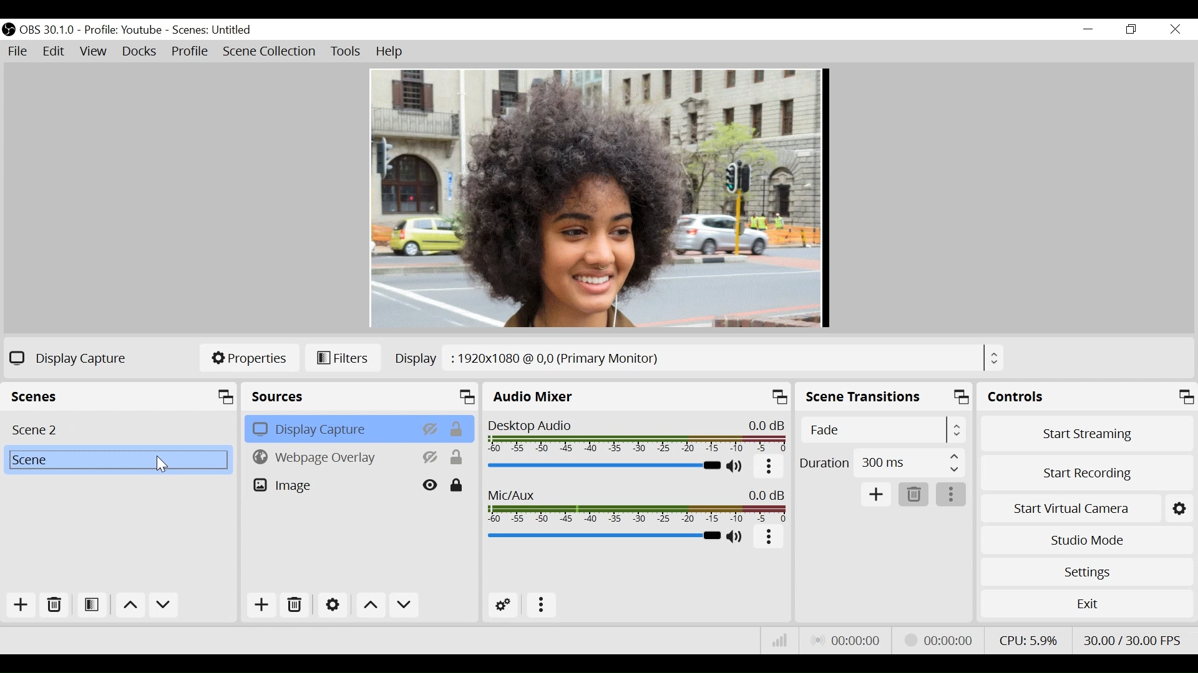 The height and width of the screenshot is (673, 1198). Describe the element at coordinates (698, 357) in the screenshot. I see `Display Browser` at that location.